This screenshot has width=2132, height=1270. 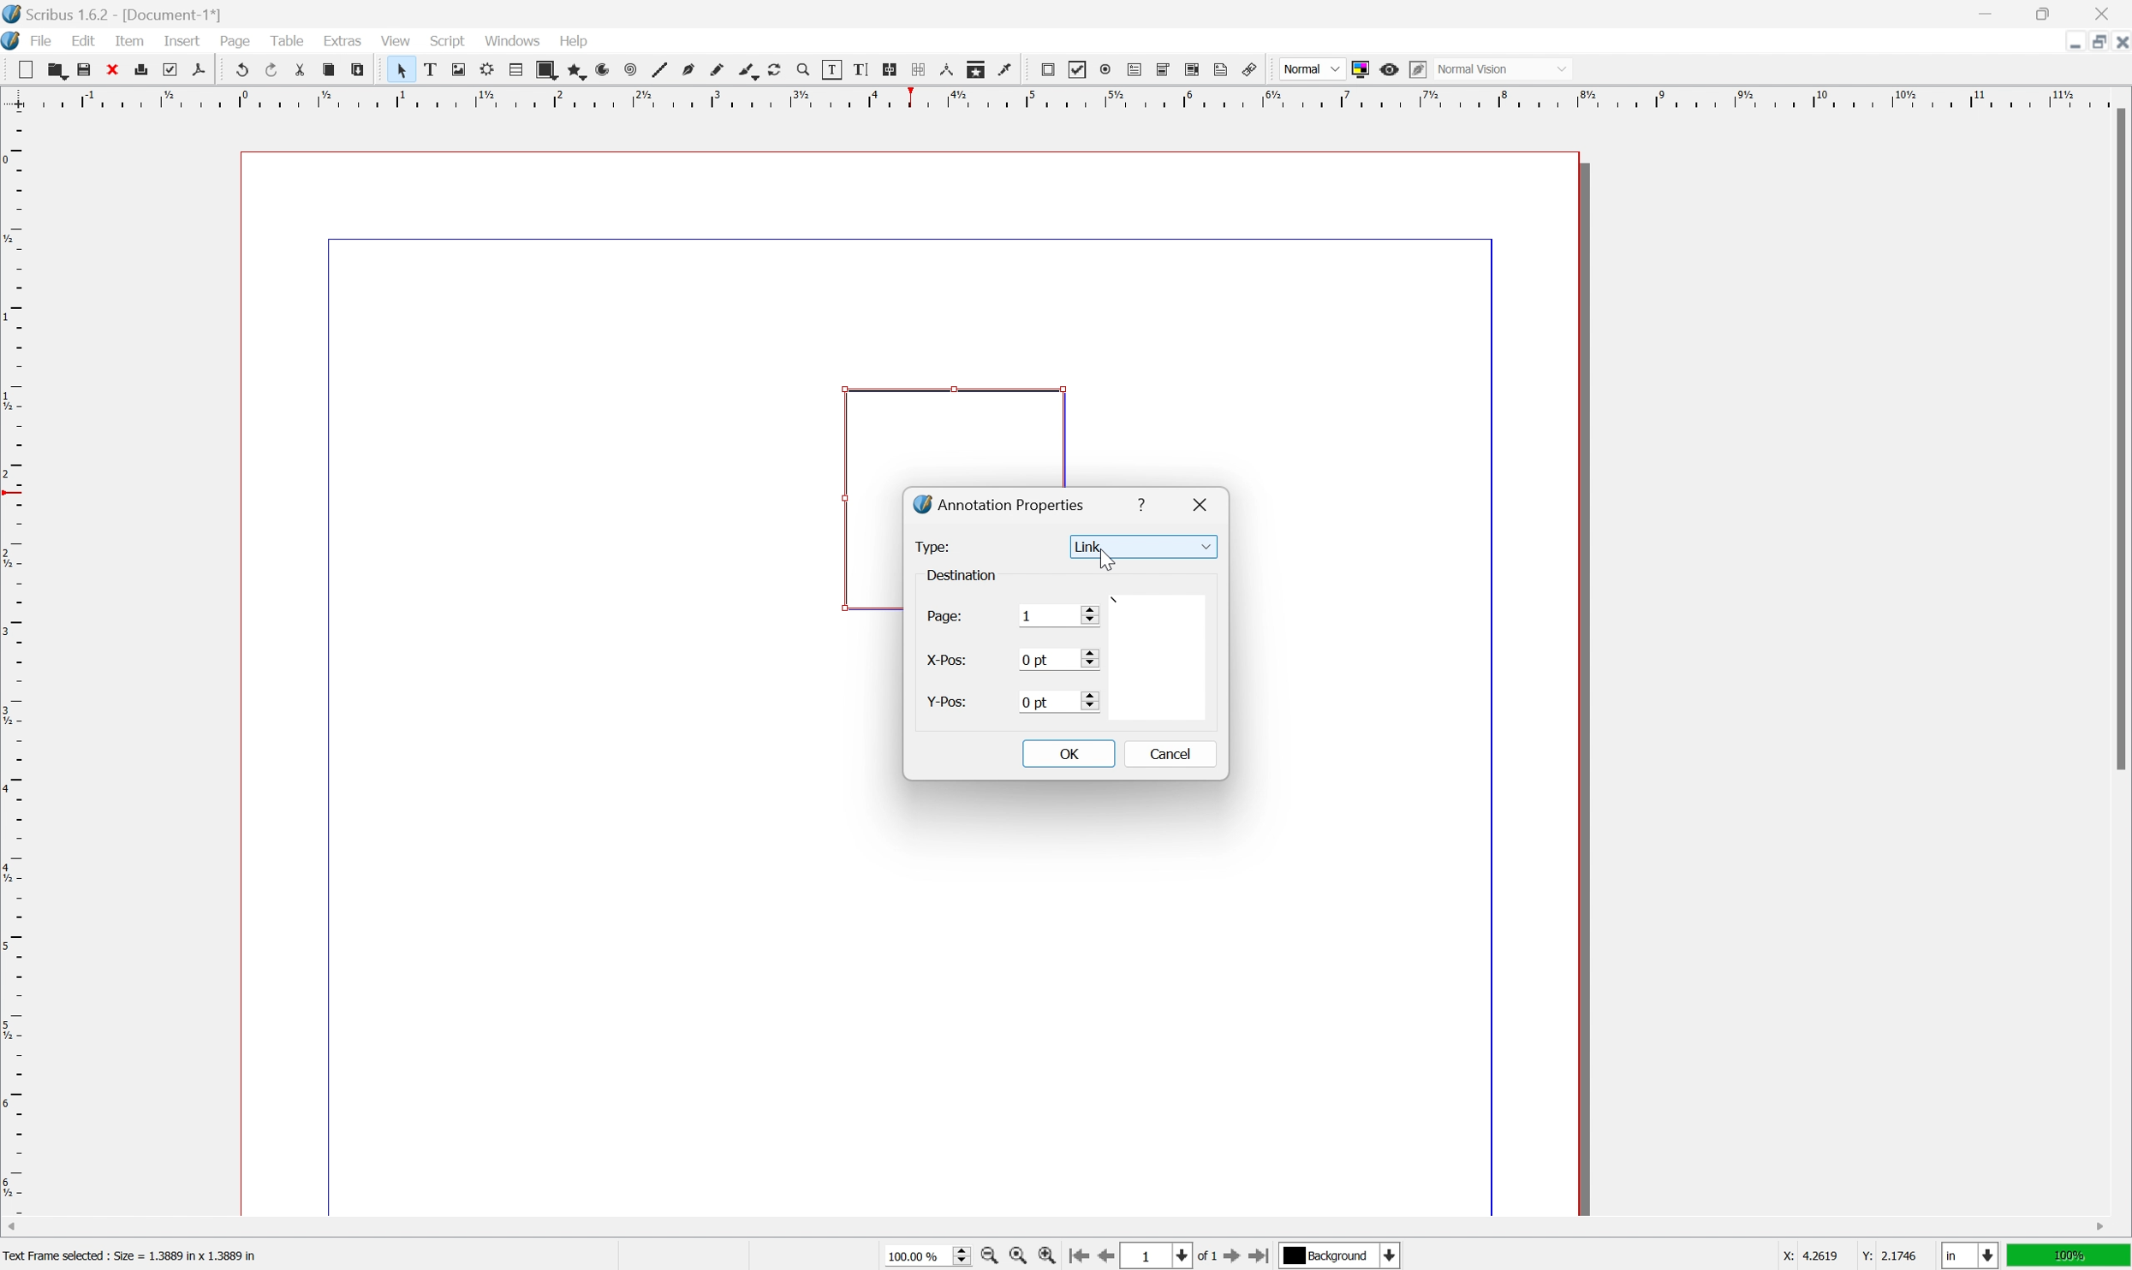 What do you see at coordinates (1105, 69) in the screenshot?
I see `pdf radio button` at bounding box center [1105, 69].